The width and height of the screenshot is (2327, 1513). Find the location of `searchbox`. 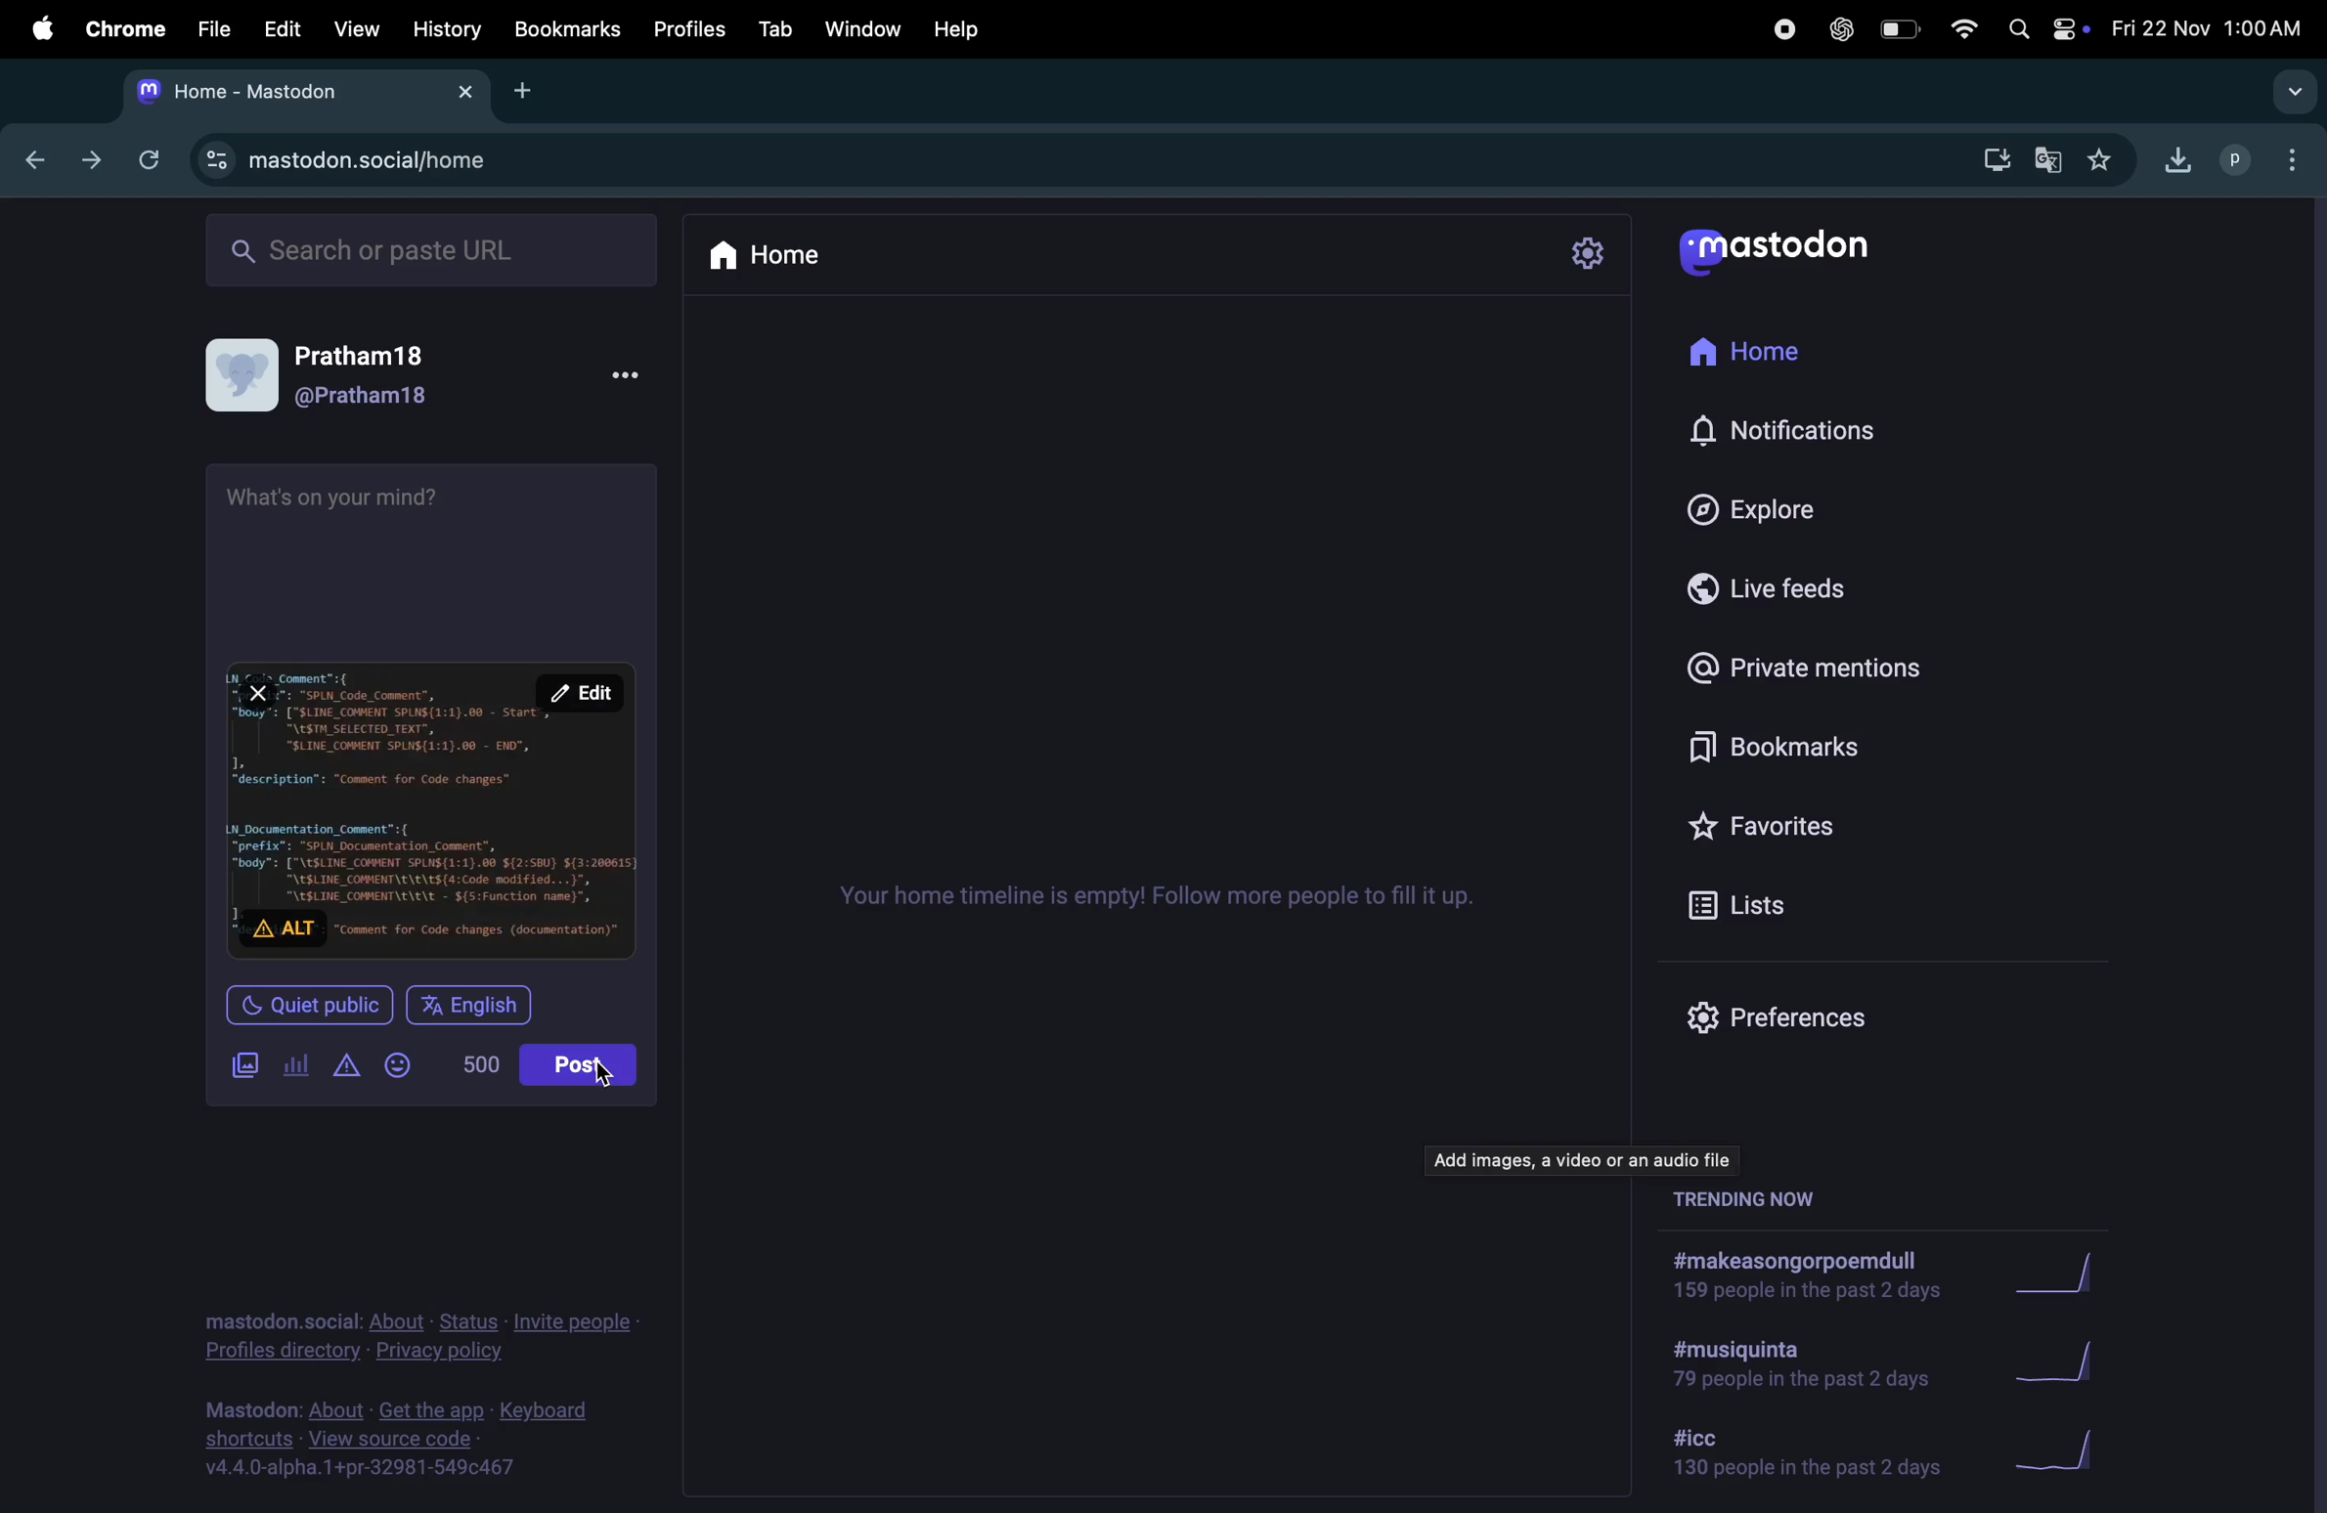

searchbox is located at coordinates (446, 252).